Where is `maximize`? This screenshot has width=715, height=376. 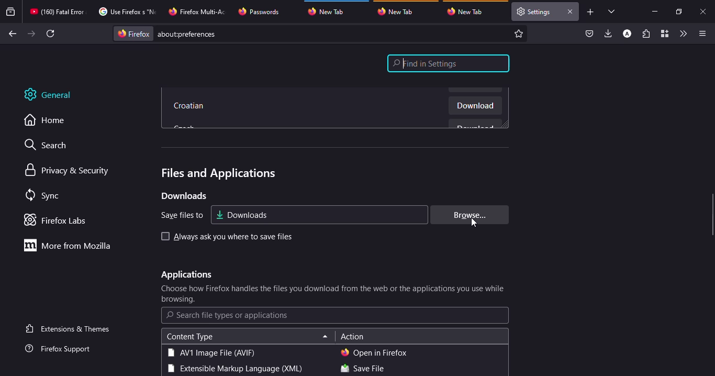
maximize is located at coordinates (678, 12).